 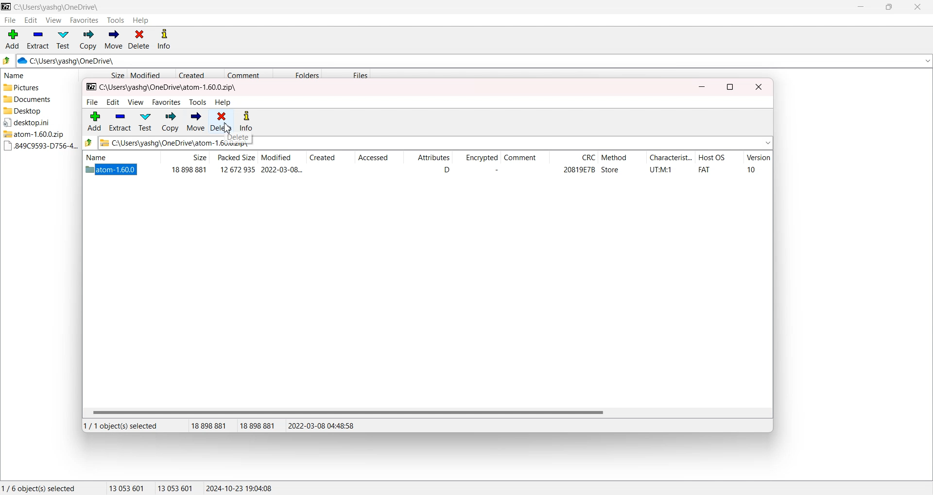 What do you see at coordinates (610, 170) in the screenshot?
I see `store` at bounding box center [610, 170].